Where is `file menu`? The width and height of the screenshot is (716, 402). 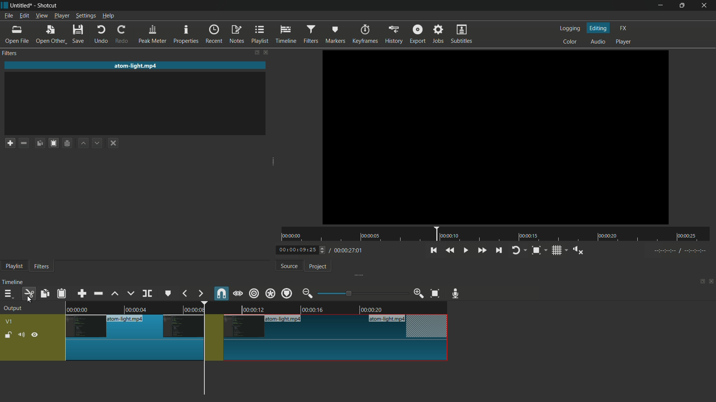
file menu is located at coordinates (9, 16).